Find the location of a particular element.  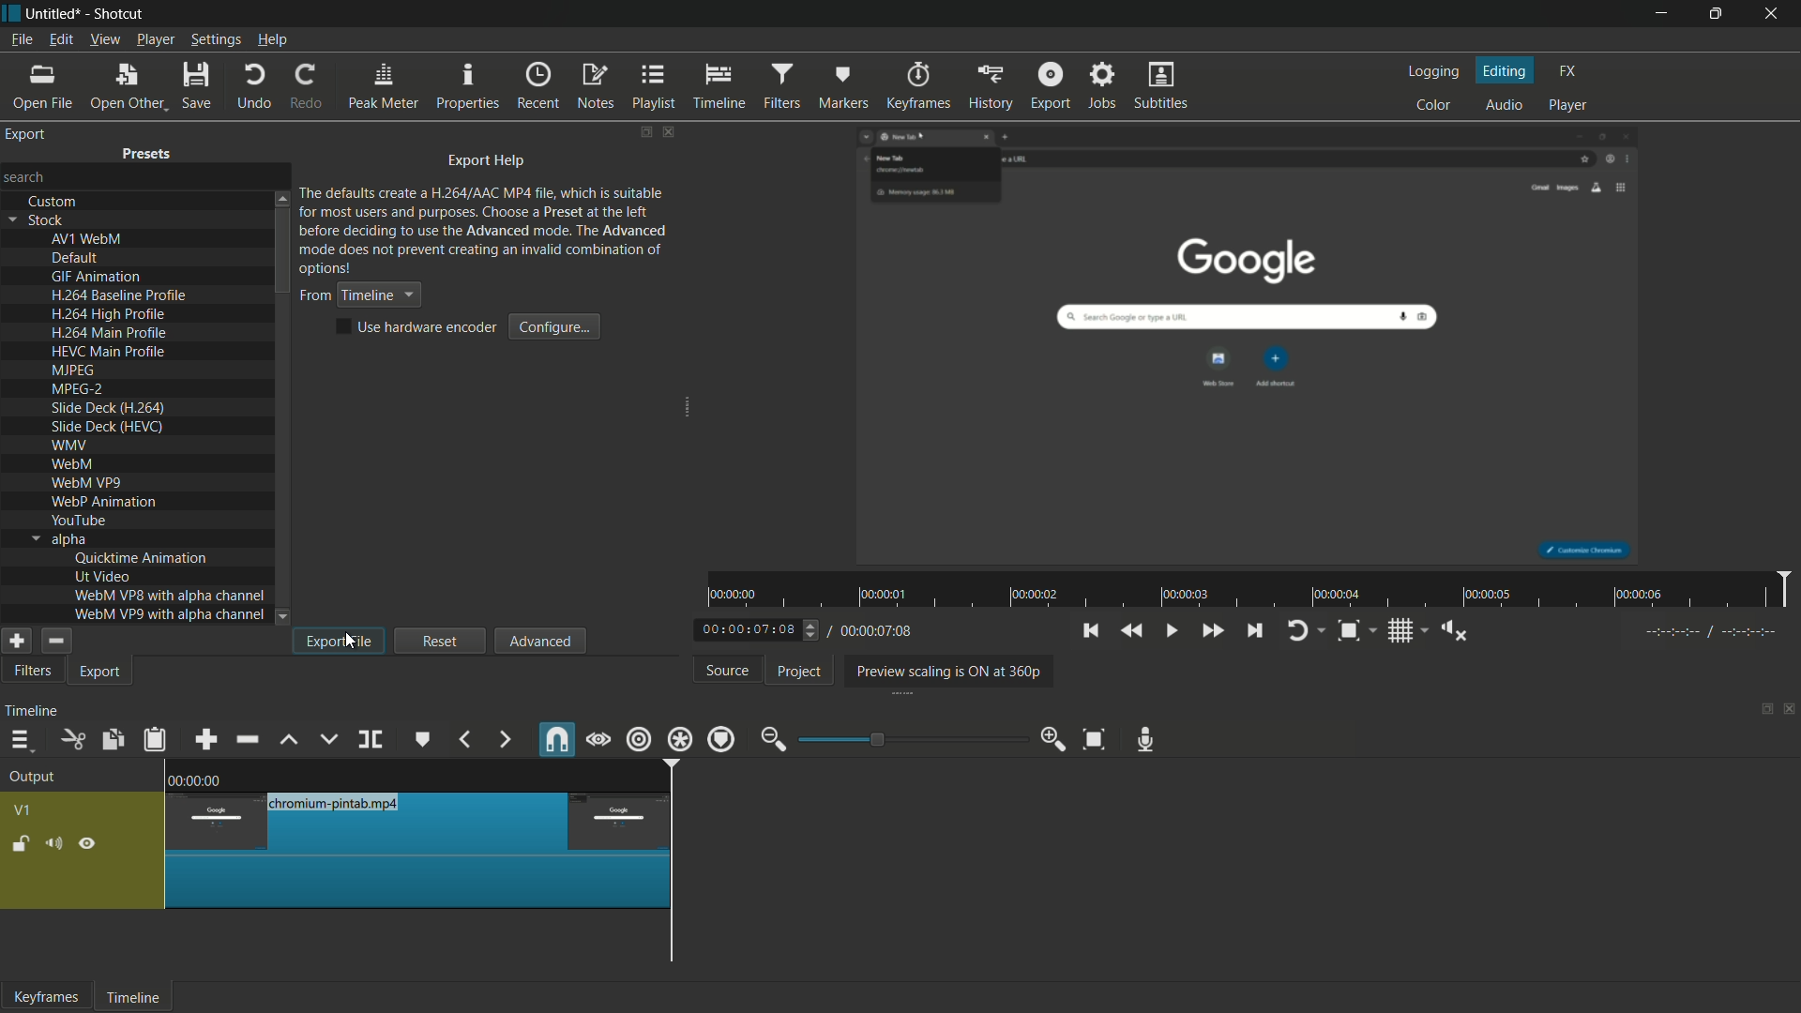

keyframes is located at coordinates (922, 85).